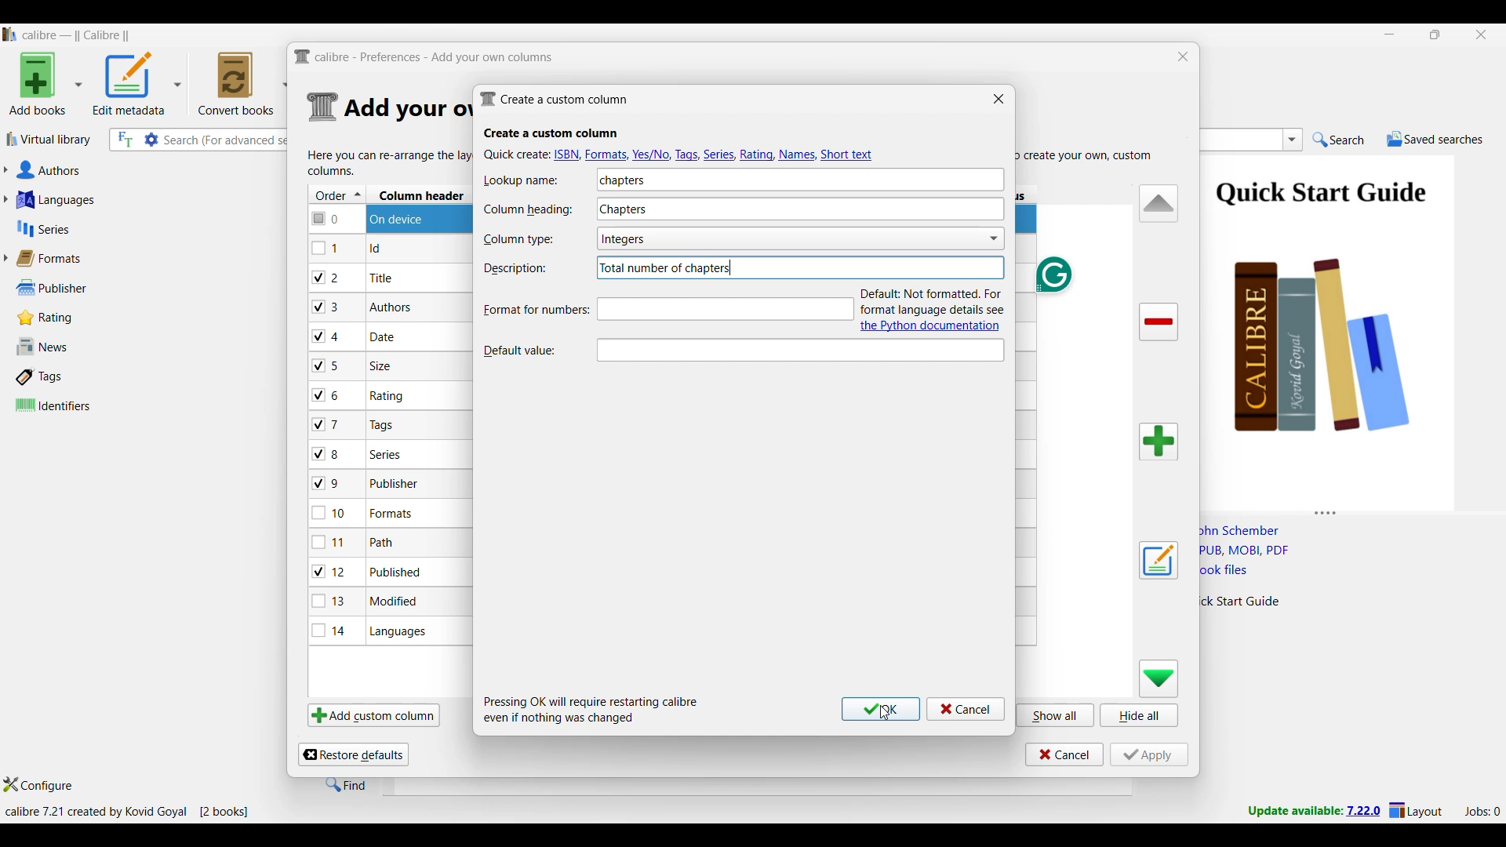 The width and height of the screenshot is (1506, 847). What do you see at coordinates (337, 194) in the screenshot?
I see `Order column, current sorting` at bounding box center [337, 194].